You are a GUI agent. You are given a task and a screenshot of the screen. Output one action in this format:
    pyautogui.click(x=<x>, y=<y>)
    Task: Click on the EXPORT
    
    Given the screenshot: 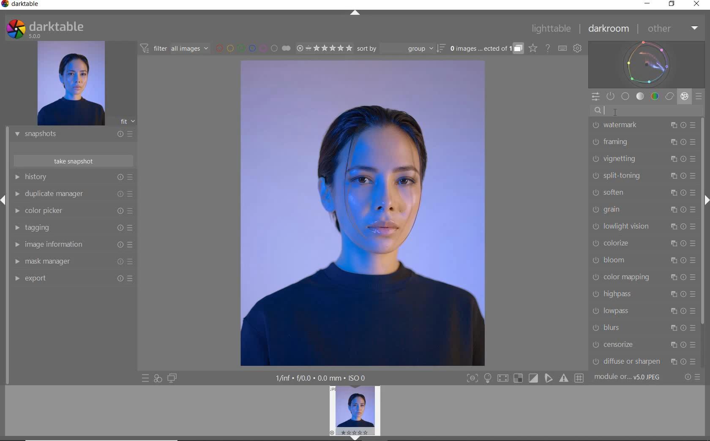 What is the action you would take?
    pyautogui.click(x=71, y=278)
    